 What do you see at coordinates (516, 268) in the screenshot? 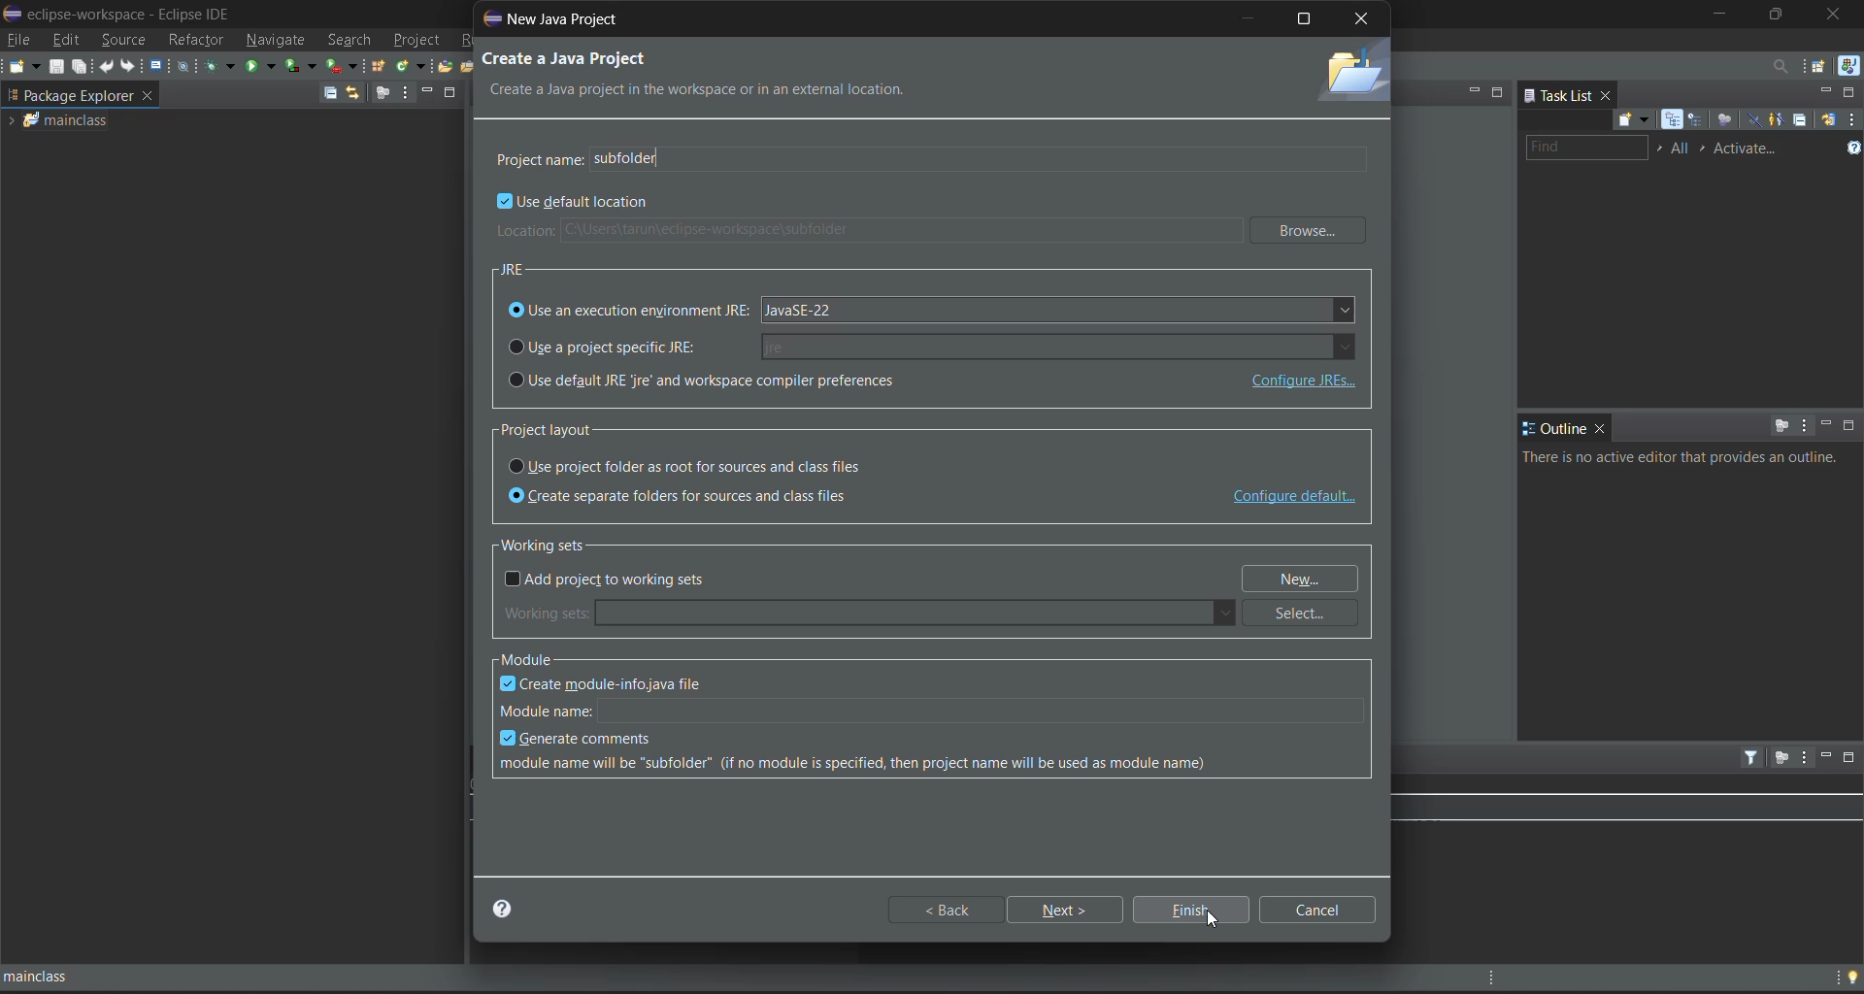
I see `JRE` at bounding box center [516, 268].